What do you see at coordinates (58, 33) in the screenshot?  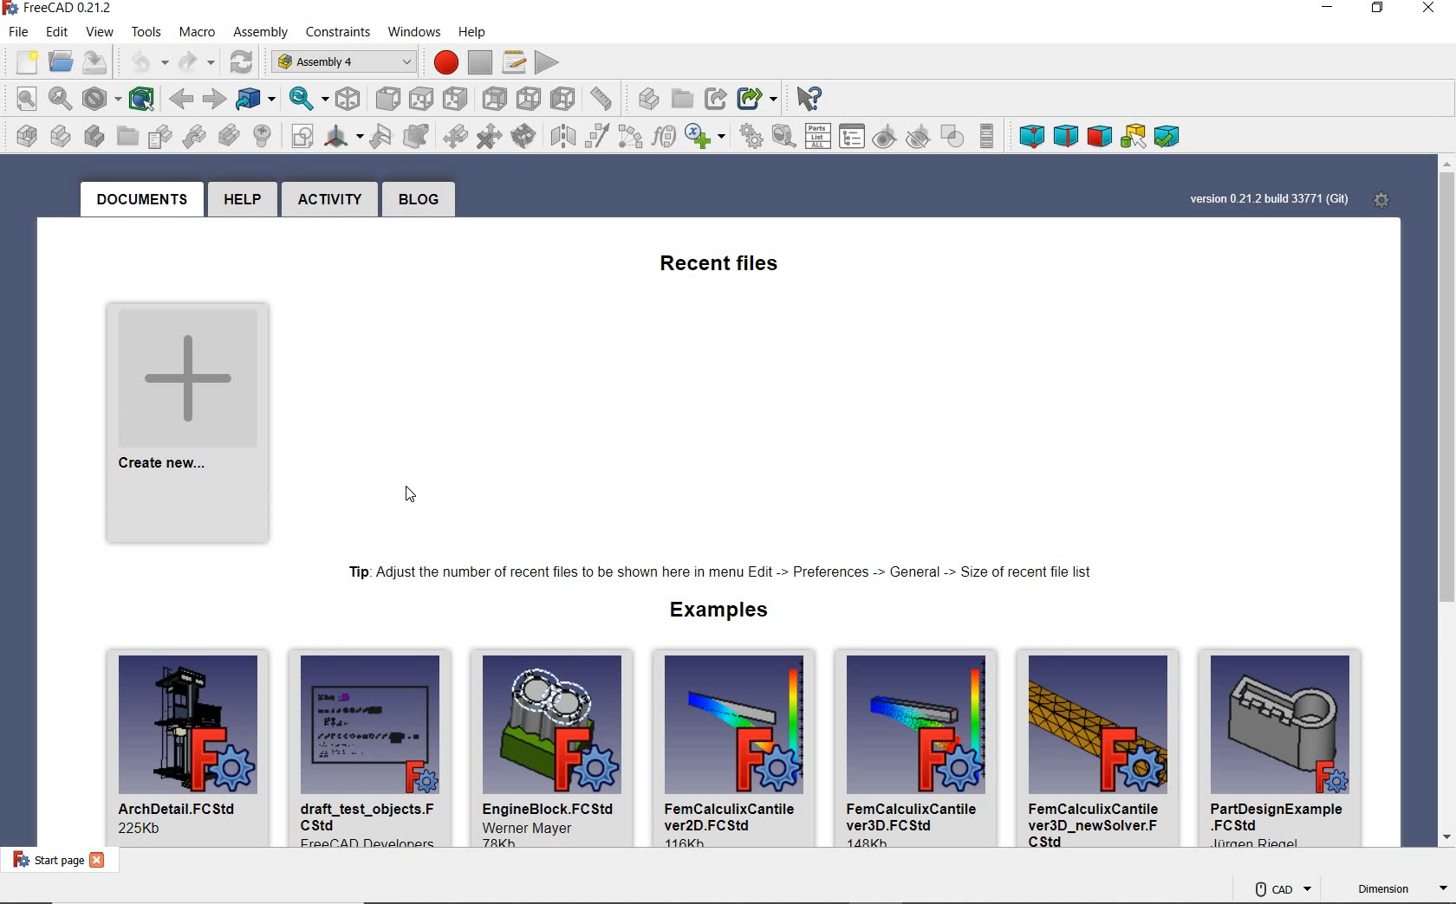 I see `edit` at bounding box center [58, 33].